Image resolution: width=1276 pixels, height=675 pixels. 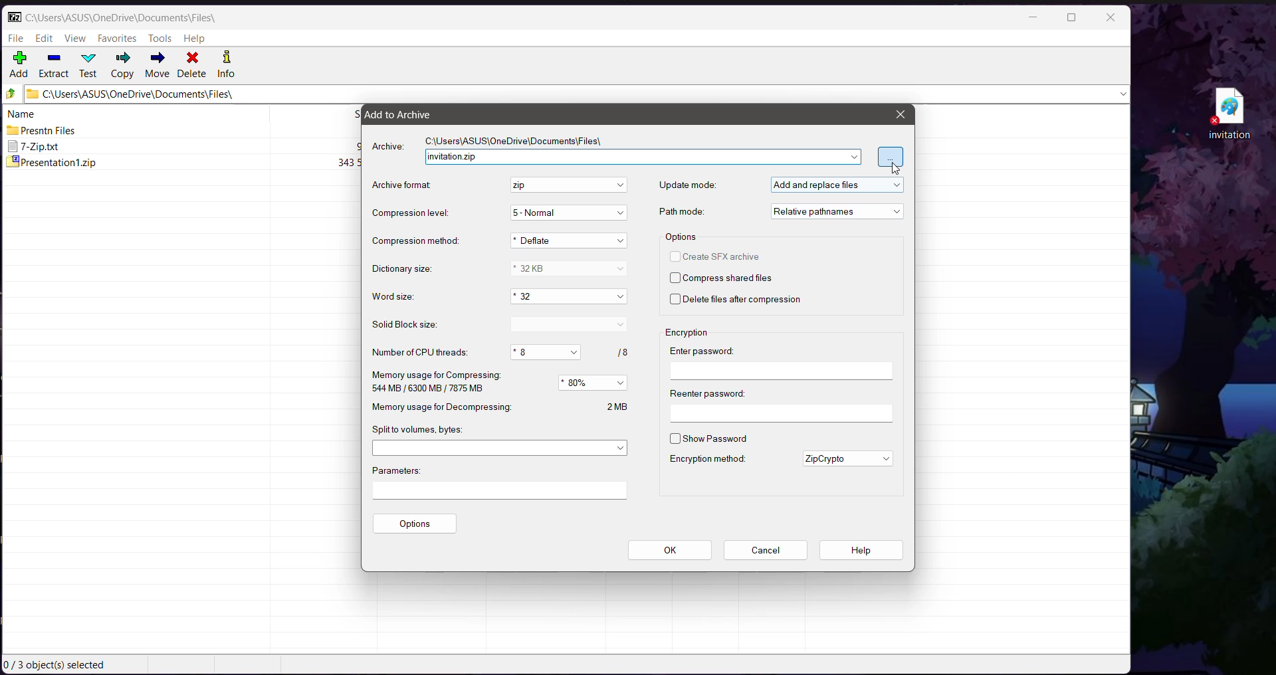 What do you see at coordinates (413, 213) in the screenshot?
I see `Compression Level` at bounding box center [413, 213].